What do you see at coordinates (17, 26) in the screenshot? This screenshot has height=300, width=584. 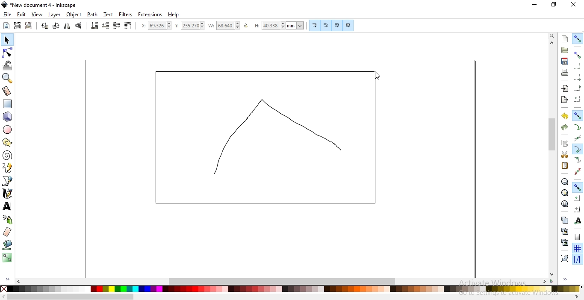 I see `select all objects in visible a nd unloc` at bounding box center [17, 26].